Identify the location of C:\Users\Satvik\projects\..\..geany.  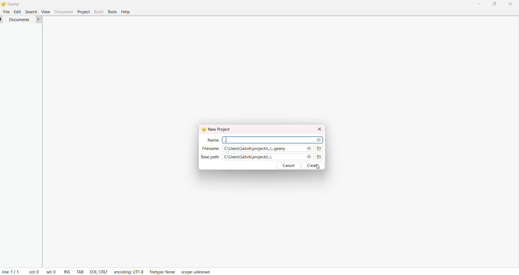
(258, 149).